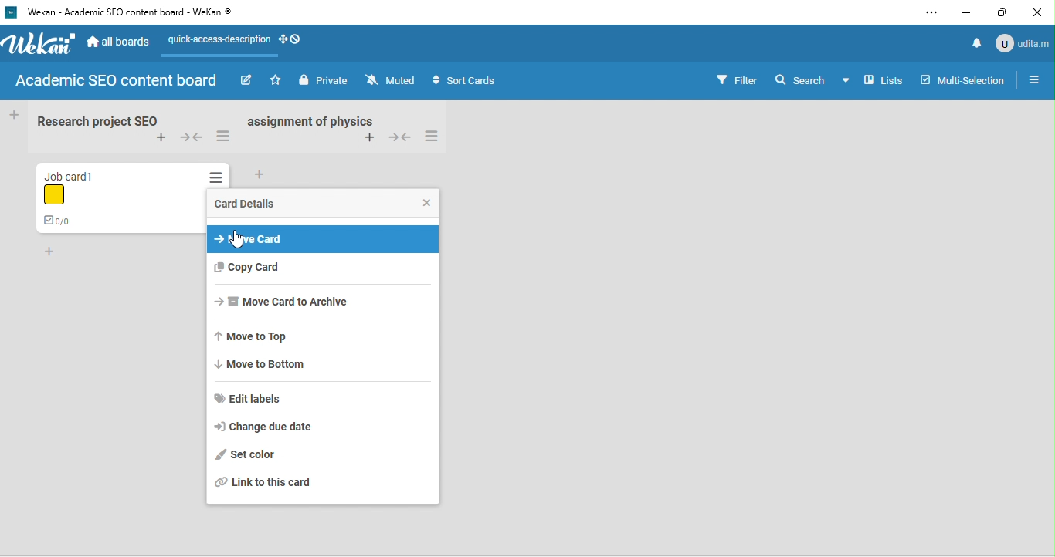 The image size is (1055, 557). What do you see at coordinates (264, 336) in the screenshot?
I see `move to top` at bounding box center [264, 336].